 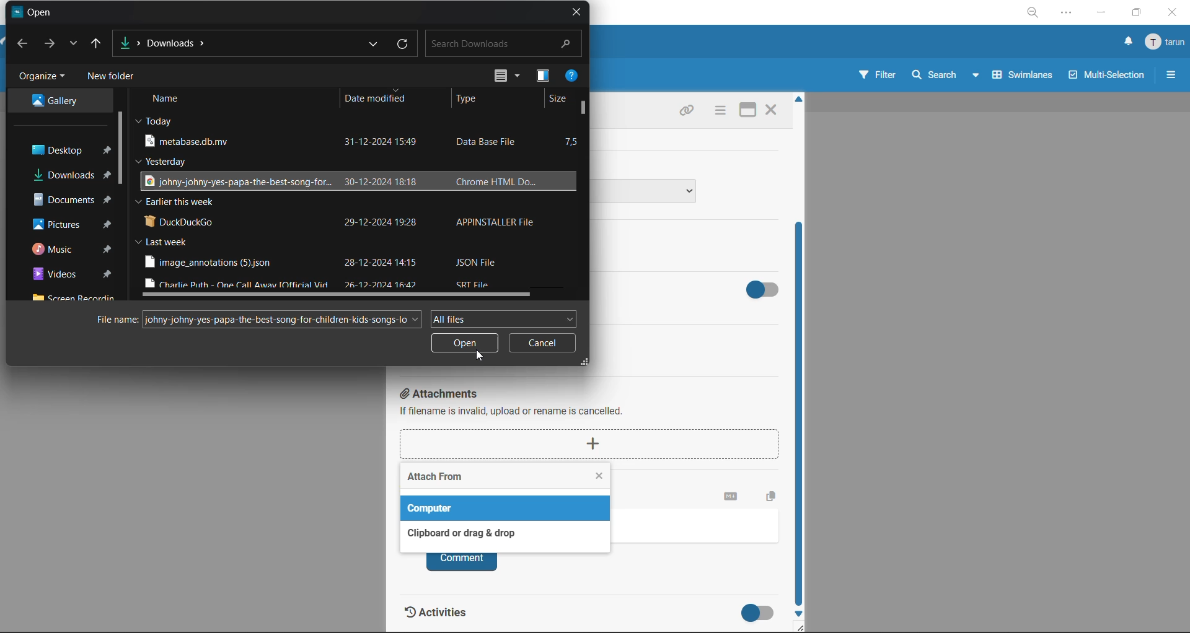 I want to click on maximize, so click(x=746, y=111).